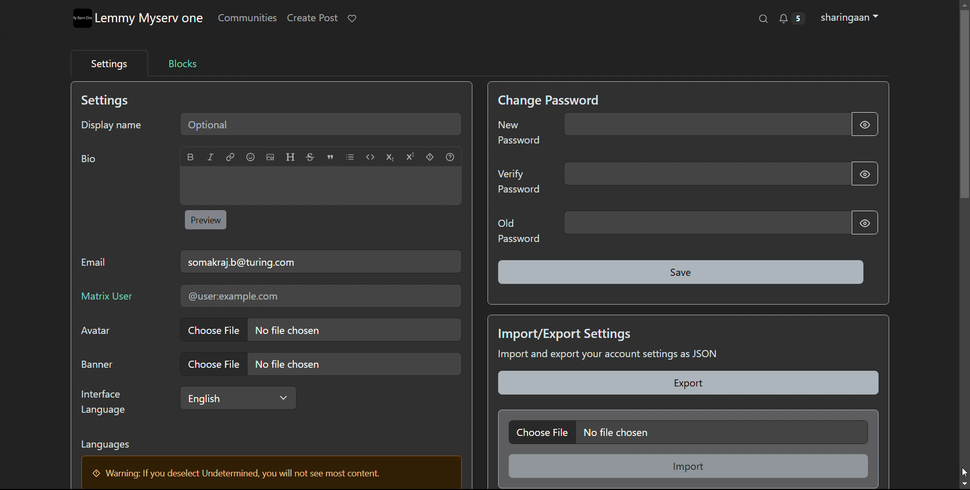  What do you see at coordinates (370, 157) in the screenshot?
I see `code` at bounding box center [370, 157].